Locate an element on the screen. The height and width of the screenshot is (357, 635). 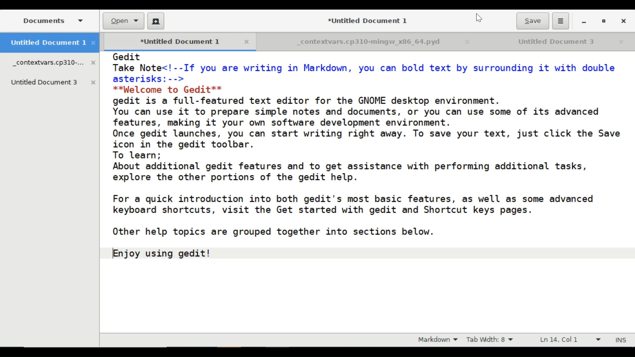
Untitled Document 1 is located at coordinates (170, 42).